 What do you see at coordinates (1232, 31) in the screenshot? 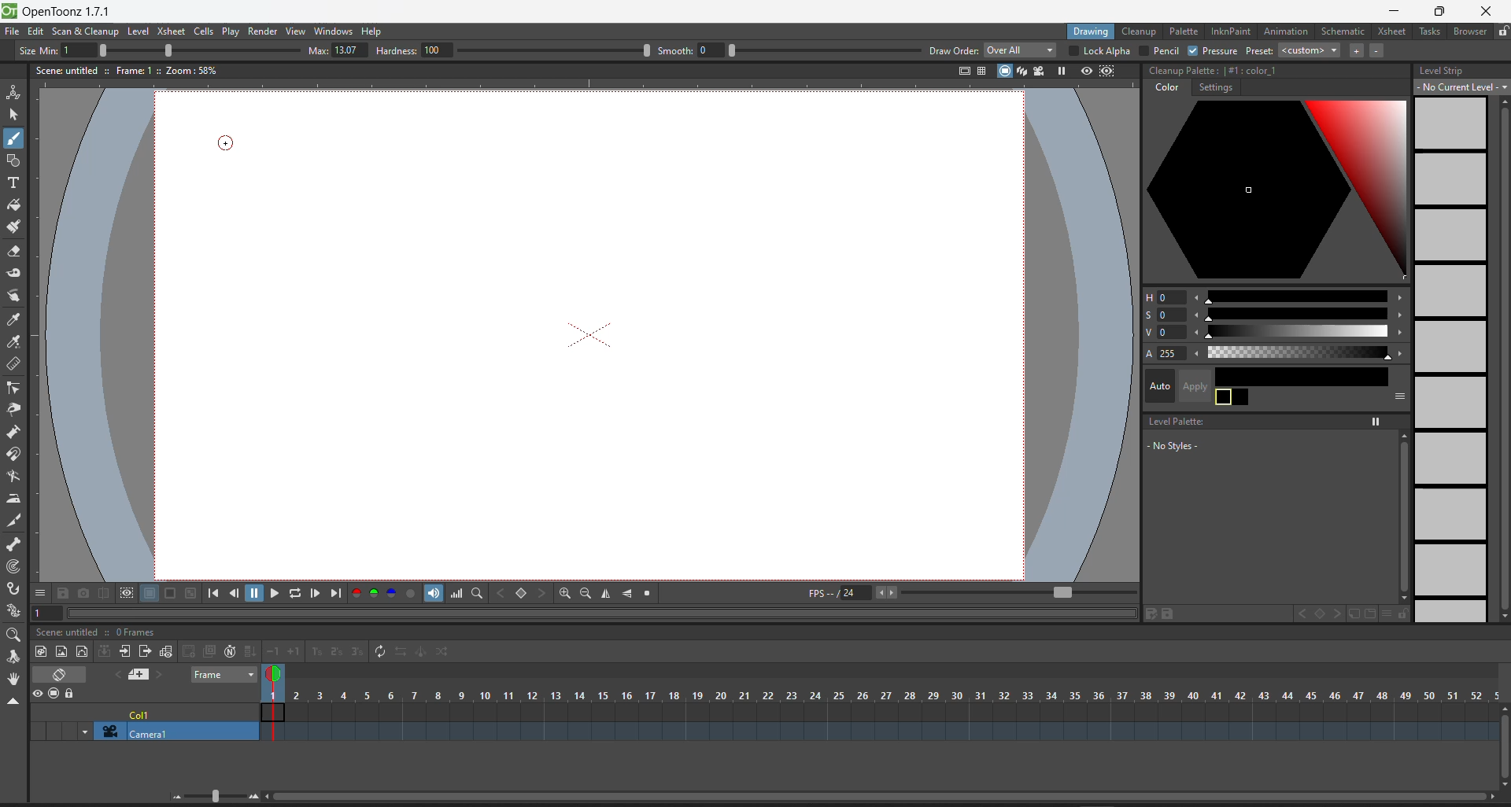
I see `inknpaint` at bounding box center [1232, 31].